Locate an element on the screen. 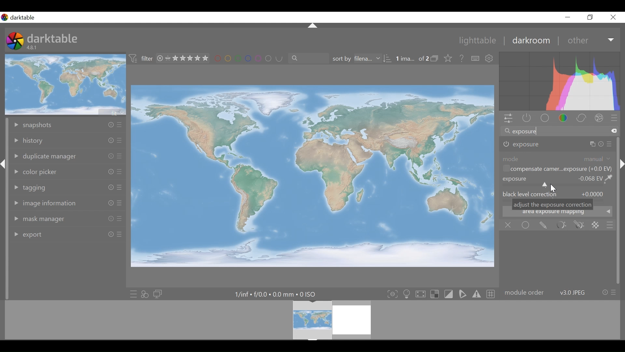  raster mas is located at coordinates (596, 225).